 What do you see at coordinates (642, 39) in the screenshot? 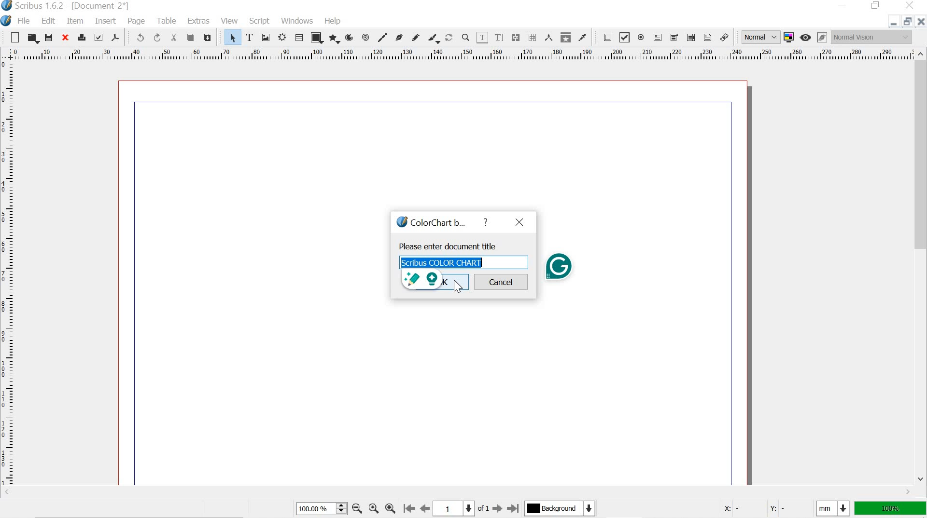
I see `pdf radio button` at bounding box center [642, 39].